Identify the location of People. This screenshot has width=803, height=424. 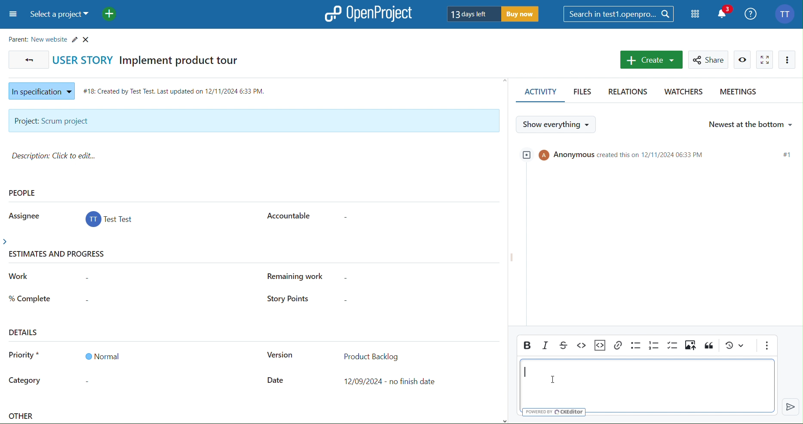
(23, 193).